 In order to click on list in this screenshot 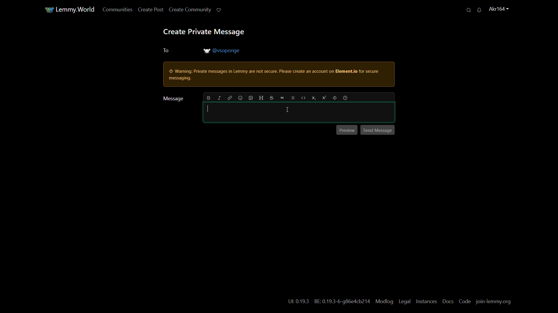, I will do `click(293, 98)`.